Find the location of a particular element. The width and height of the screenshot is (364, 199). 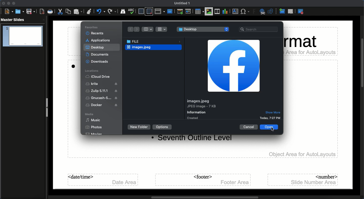

Export as PDF is located at coordinates (42, 12).